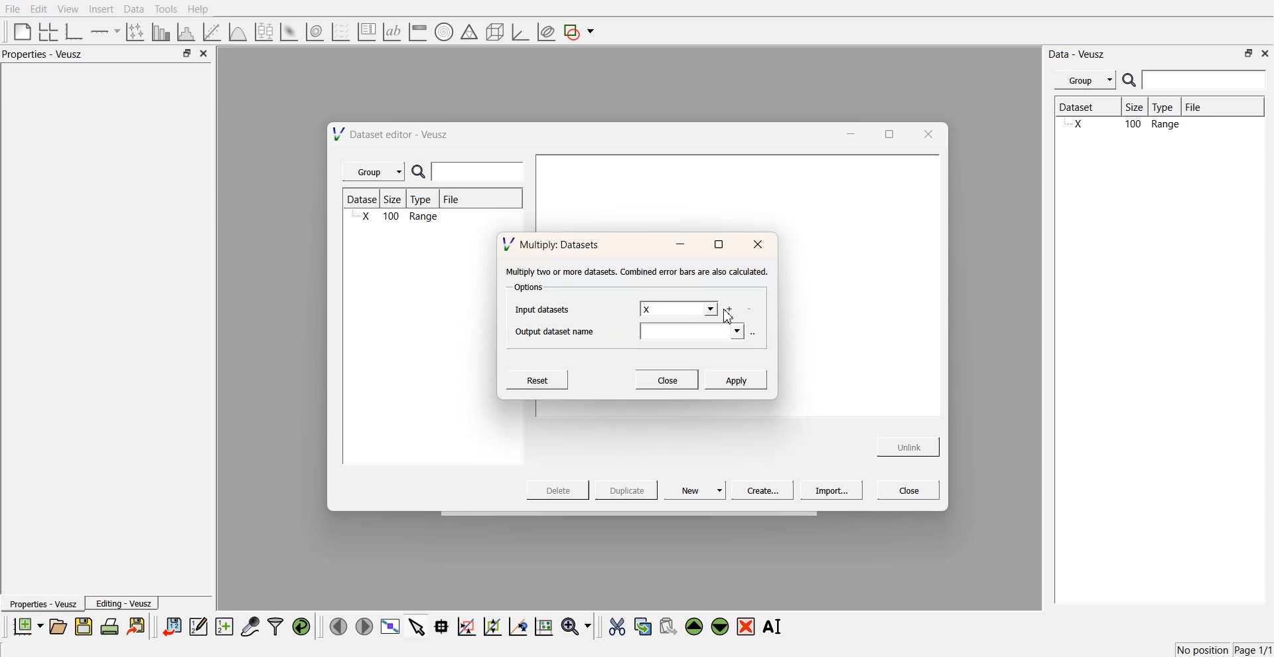 The height and width of the screenshot is (657, 1274). What do you see at coordinates (720, 625) in the screenshot?
I see `move  the selected widgets down` at bounding box center [720, 625].